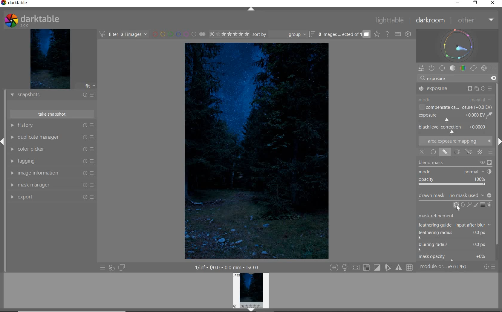  What do you see at coordinates (251, 292) in the screenshot?
I see `IMAGE PREVIEW` at bounding box center [251, 292].